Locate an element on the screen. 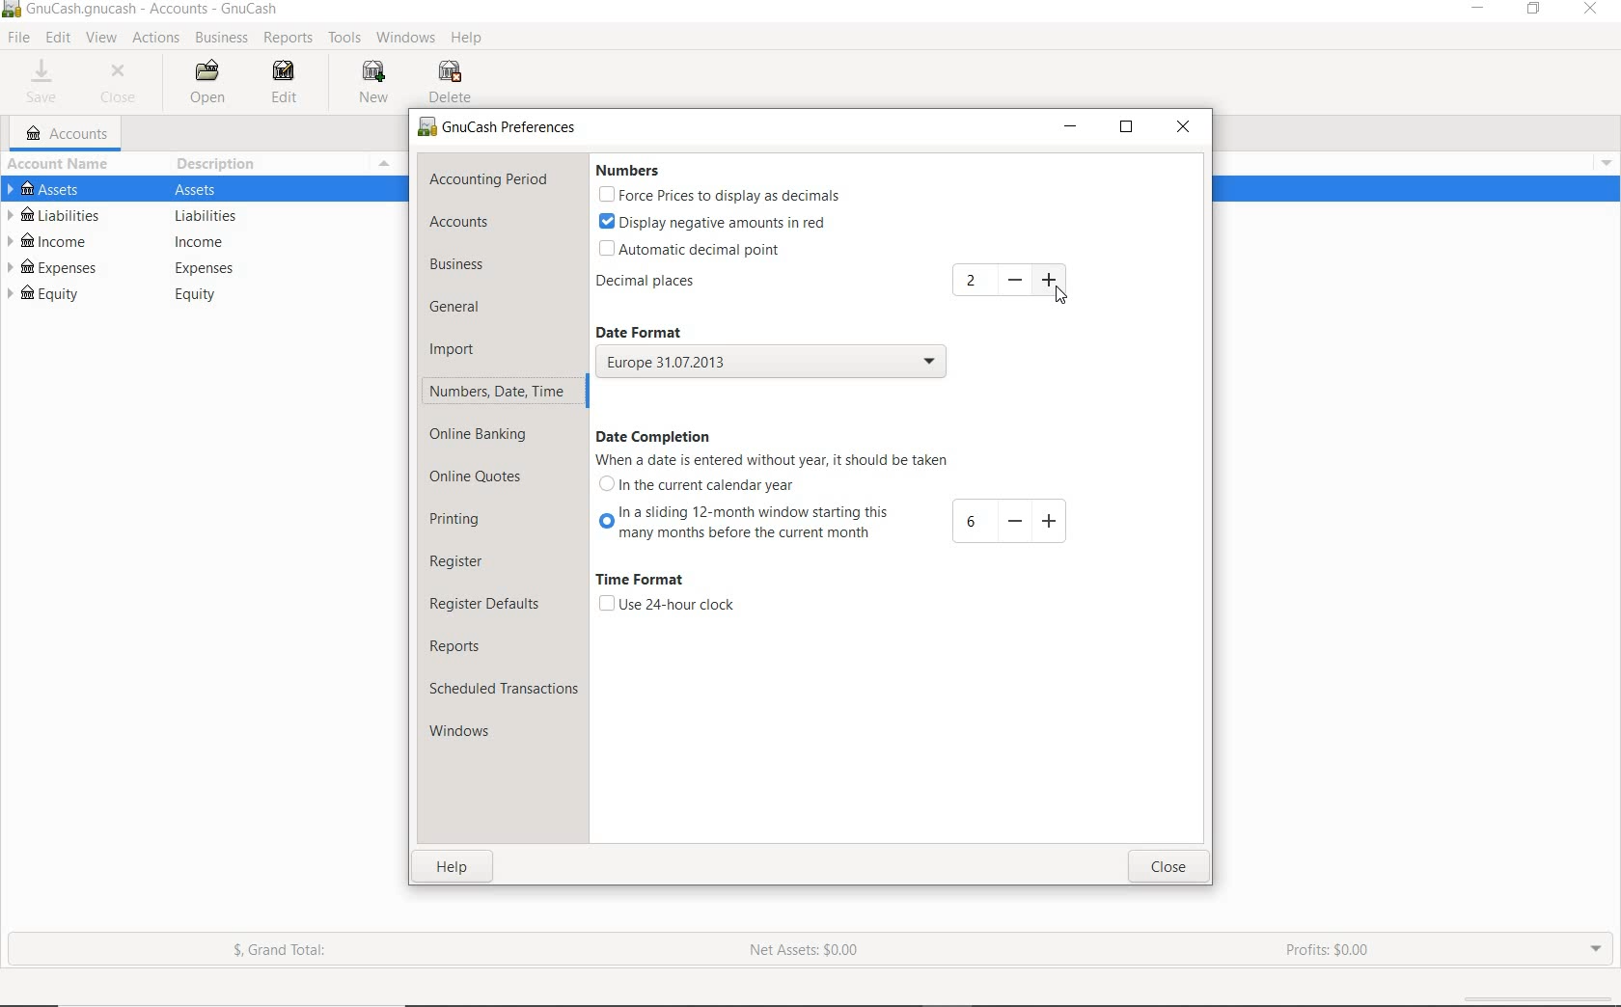 This screenshot has height=1007, width=1621. accounts is located at coordinates (457, 222).